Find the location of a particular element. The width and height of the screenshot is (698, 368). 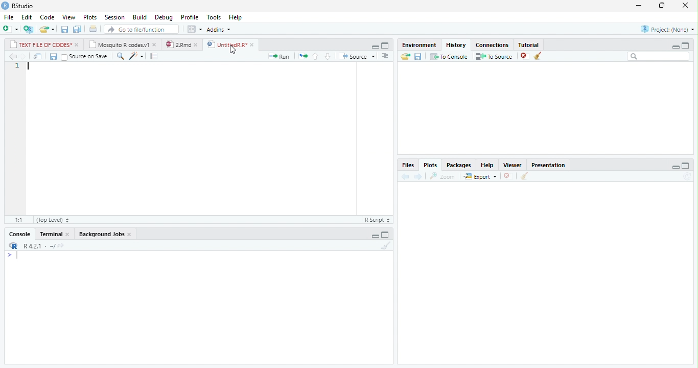

Plots is located at coordinates (430, 165).